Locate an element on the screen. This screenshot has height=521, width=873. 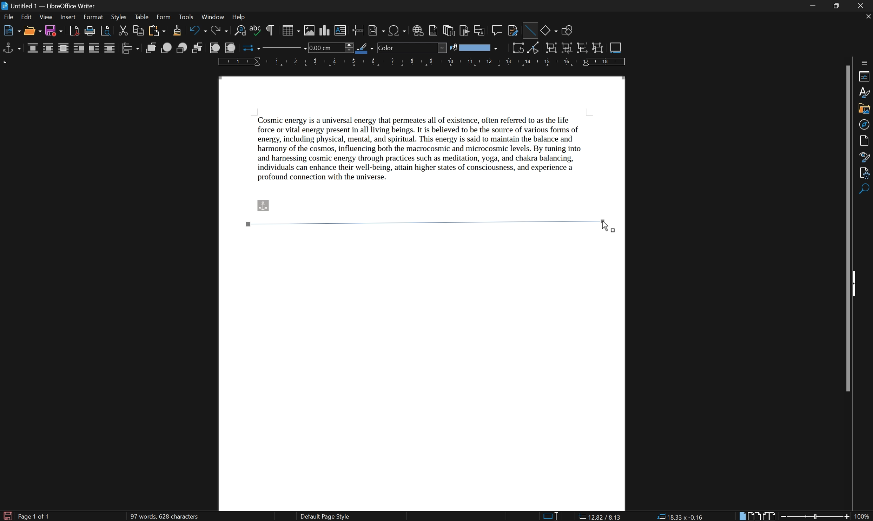
default page style is located at coordinates (324, 516).